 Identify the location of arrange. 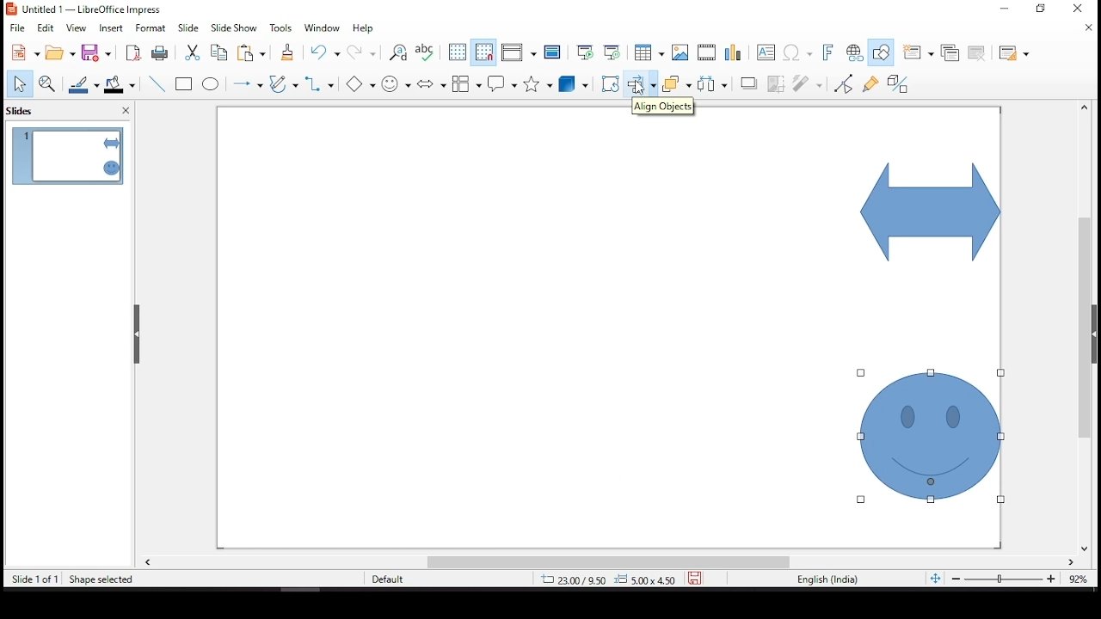
(675, 83).